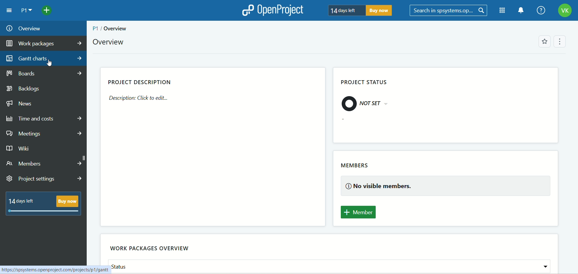 The width and height of the screenshot is (578, 274). I want to click on add, so click(48, 11).